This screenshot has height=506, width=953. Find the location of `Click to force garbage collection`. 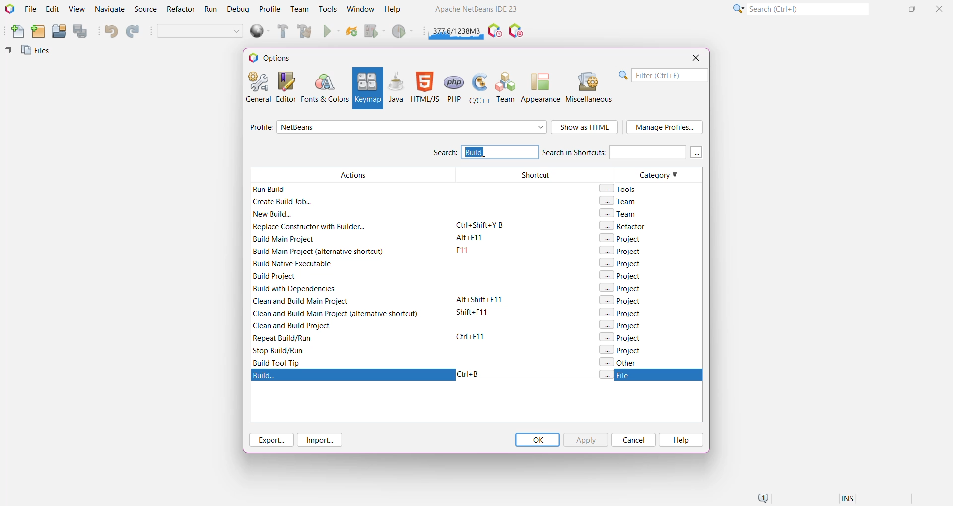

Click to force garbage collection is located at coordinates (457, 30).